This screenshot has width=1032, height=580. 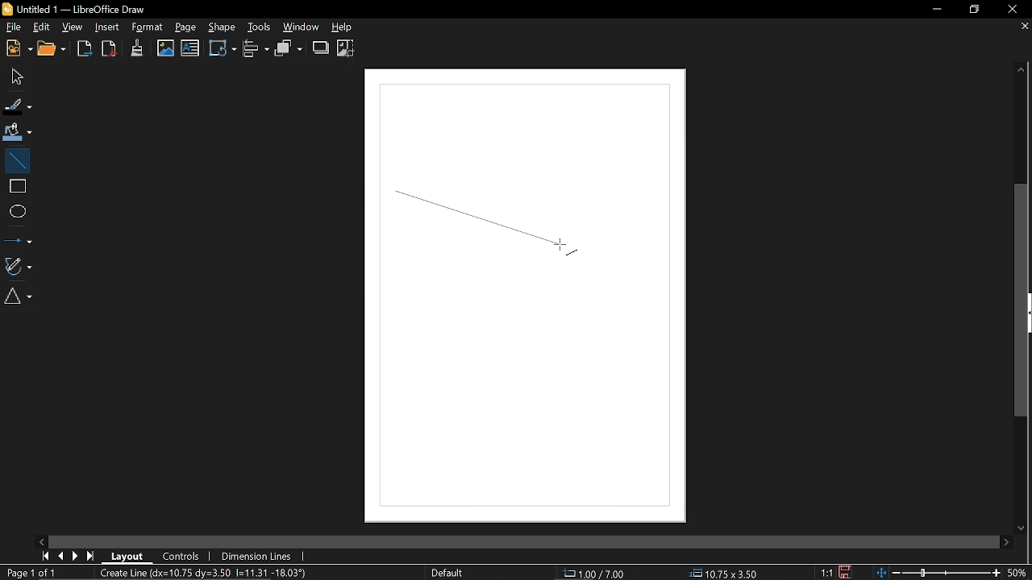 What do you see at coordinates (320, 48) in the screenshot?
I see `Shadow` at bounding box center [320, 48].